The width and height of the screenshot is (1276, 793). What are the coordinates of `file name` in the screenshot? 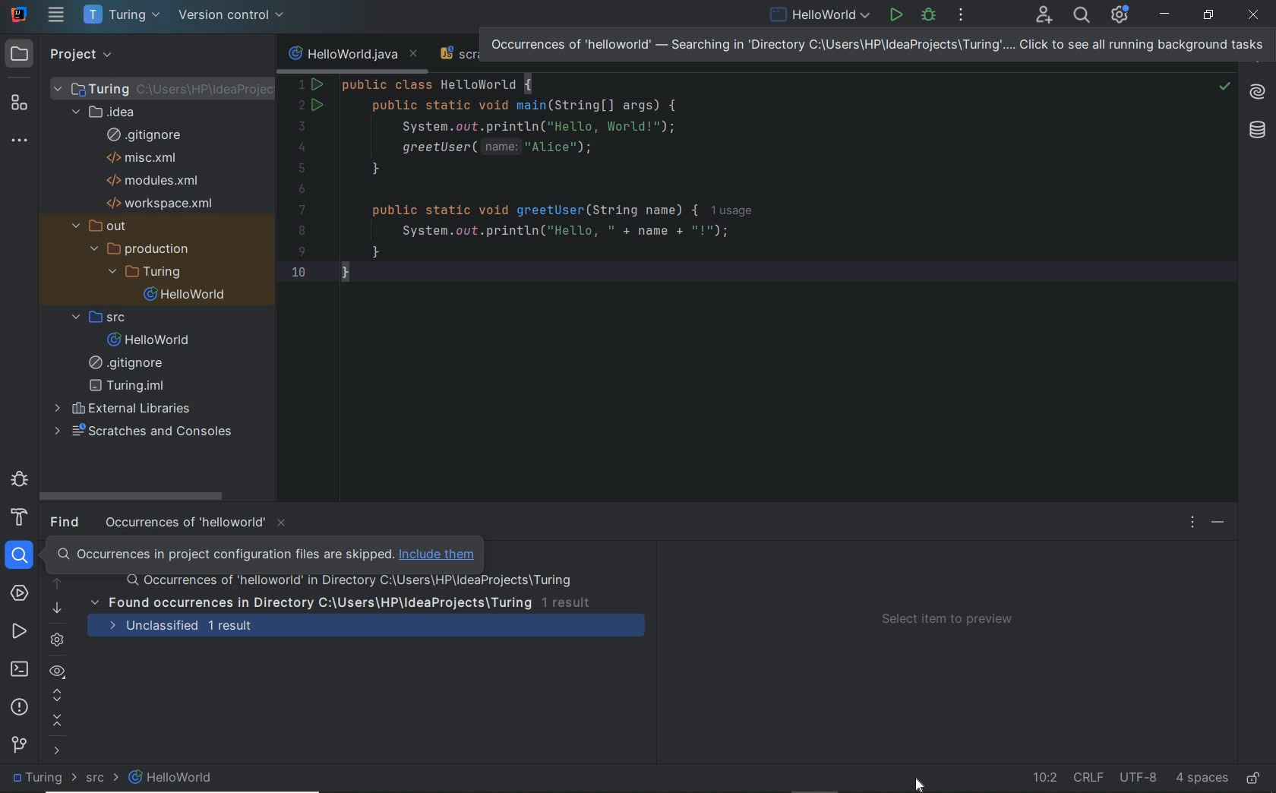 It's located at (354, 54).